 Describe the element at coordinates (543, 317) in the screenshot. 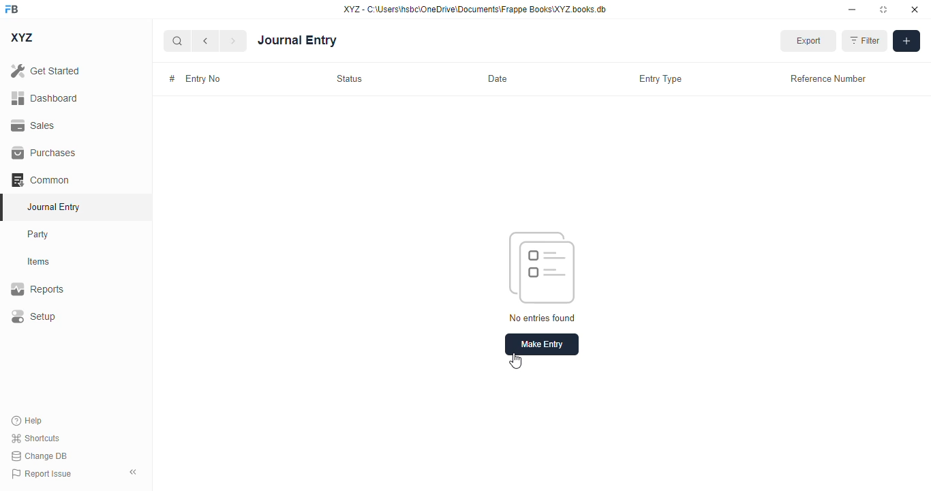

I see `no entries found` at that location.